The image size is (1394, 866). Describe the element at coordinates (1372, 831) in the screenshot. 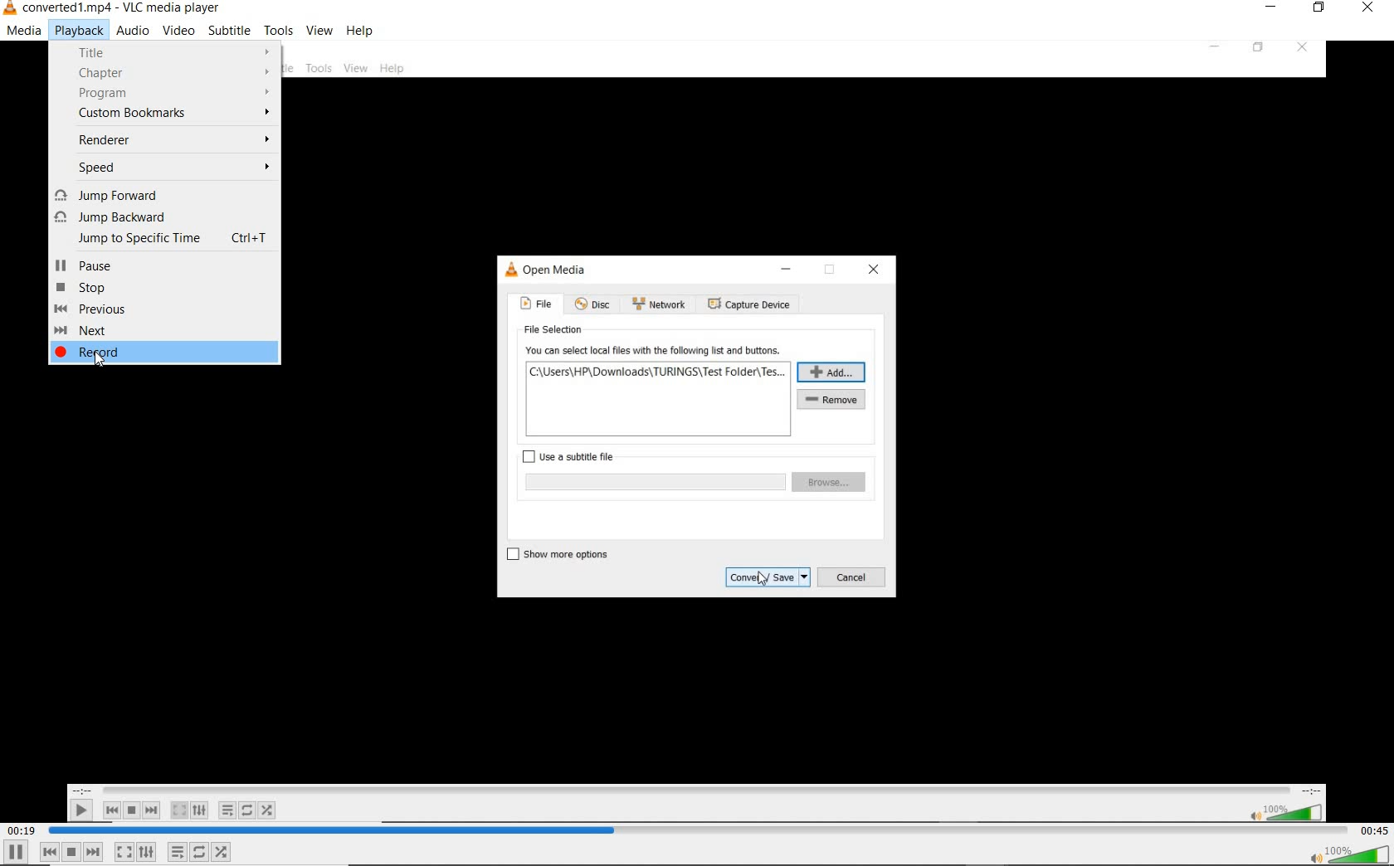

I see `remaining time` at that location.